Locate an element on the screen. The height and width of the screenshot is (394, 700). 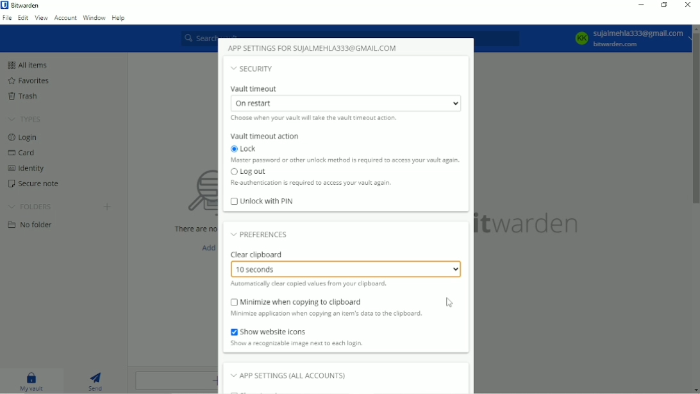
Secure note. is located at coordinates (40, 184).